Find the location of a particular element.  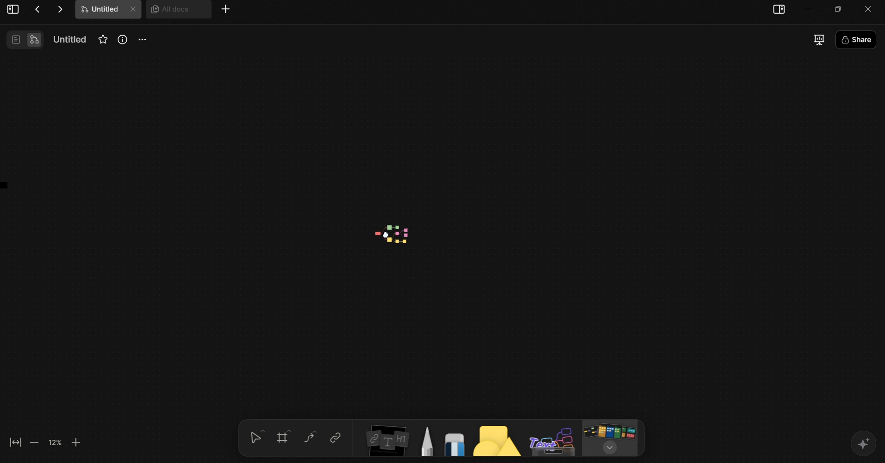

Zoom is located at coordinates (44, 442).